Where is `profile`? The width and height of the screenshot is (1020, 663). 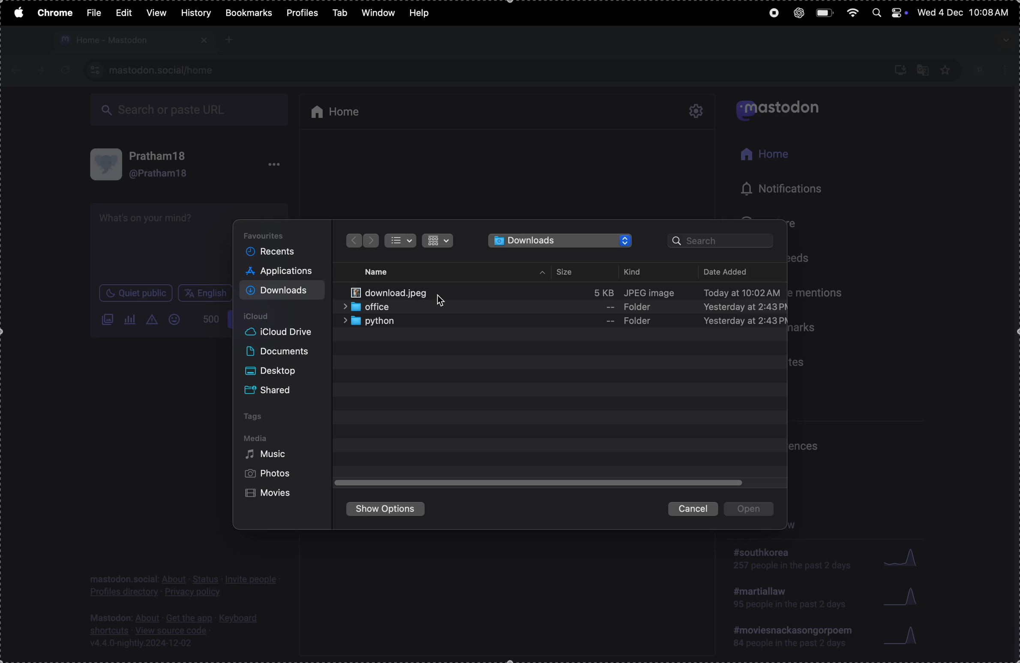
profile is located at coordinates (990, 69).